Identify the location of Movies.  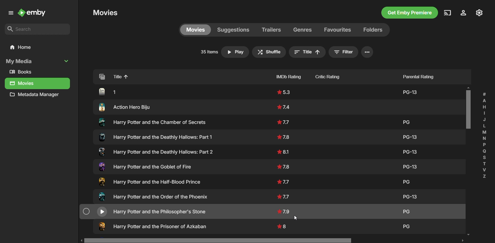
(22, 84).